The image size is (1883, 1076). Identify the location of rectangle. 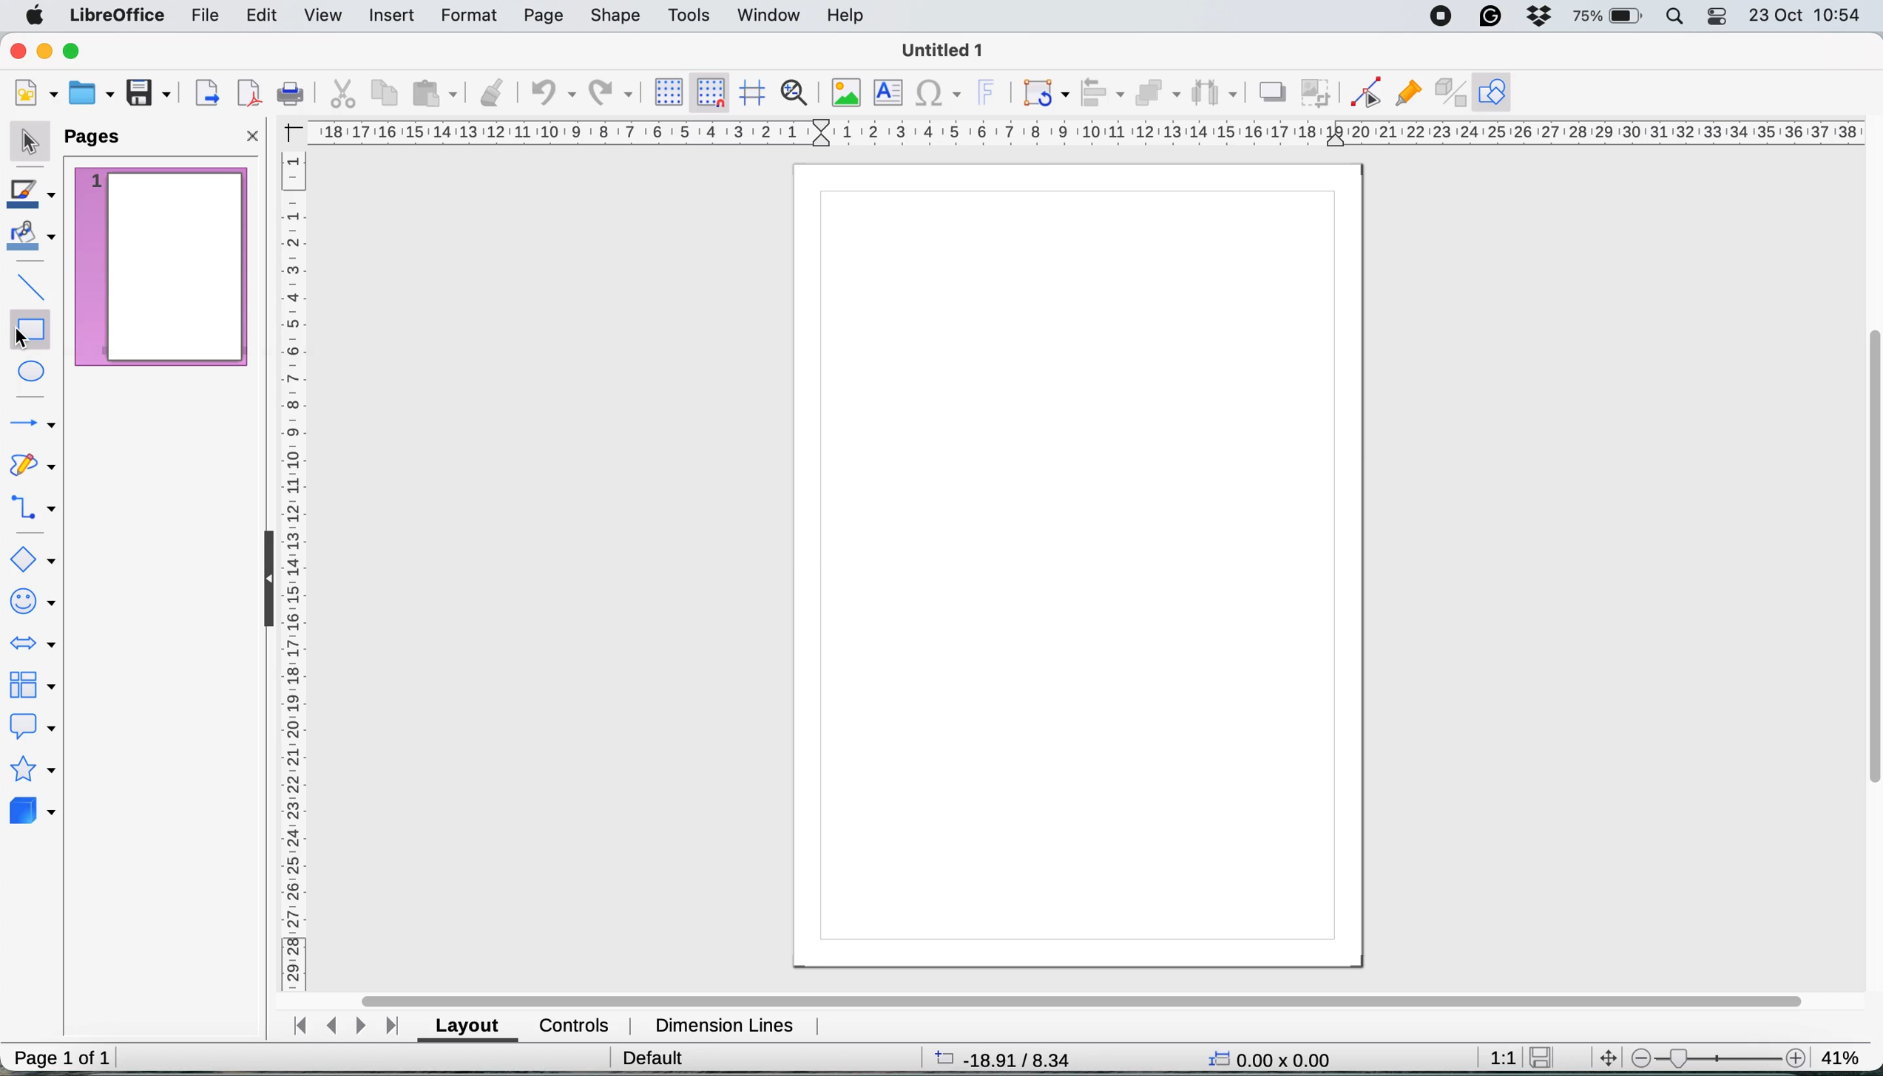
(30, 326).